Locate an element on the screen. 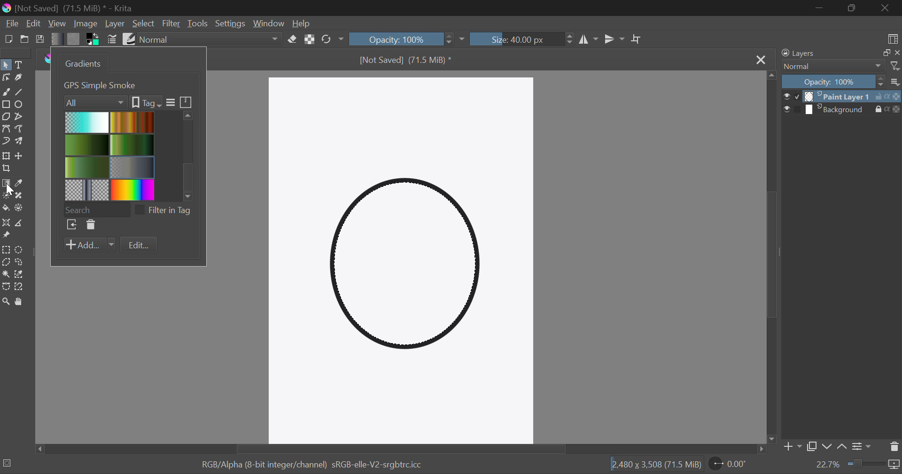 This screenshot has width=902, height=474. 12,480 x 3,508 (71.5 MiB) is located at coordinates (656, 465).